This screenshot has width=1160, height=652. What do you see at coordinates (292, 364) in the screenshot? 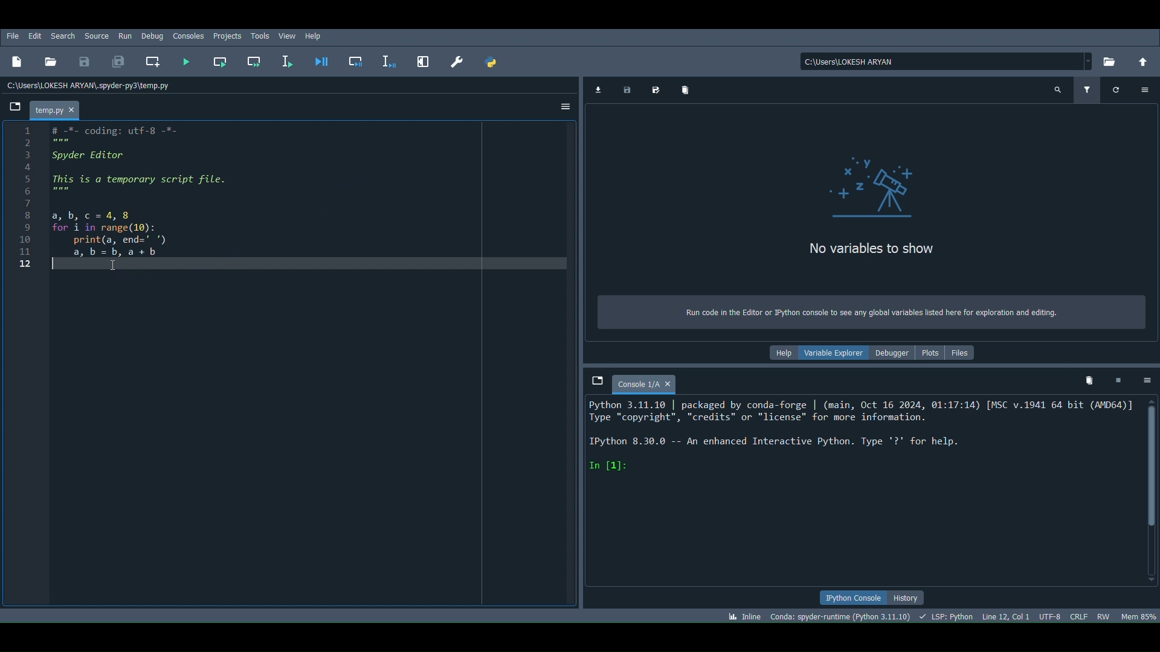
I see `Code editor` at bounding box center [292, 364].